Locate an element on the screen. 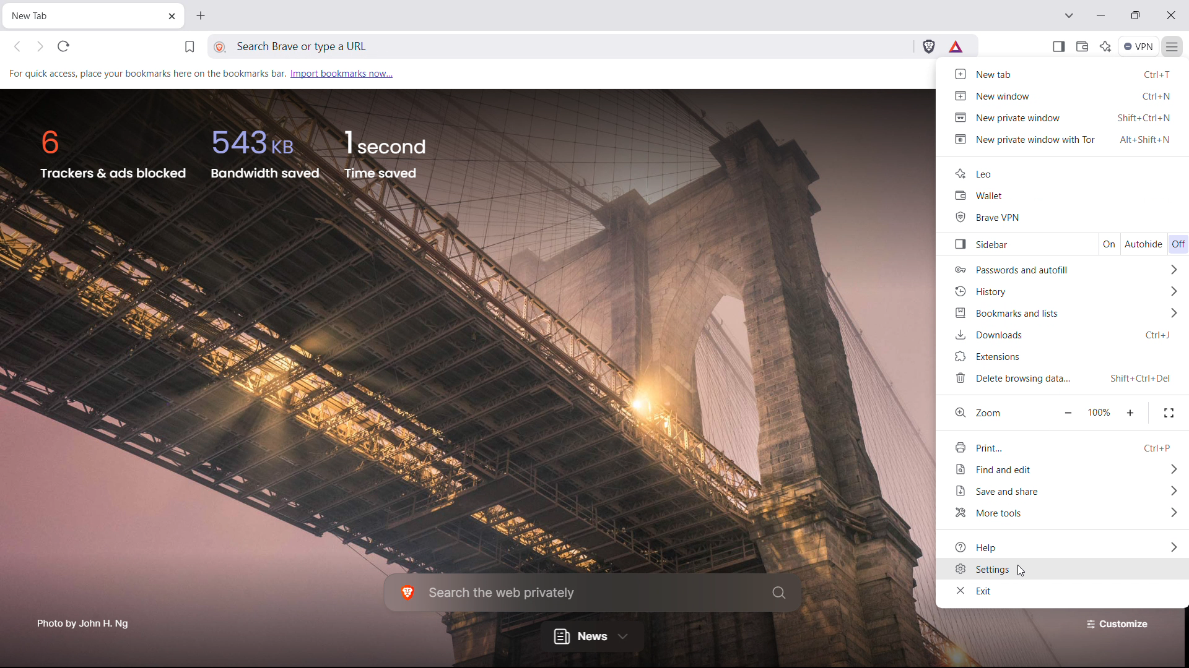  help is located at coordinates (1064, 546).